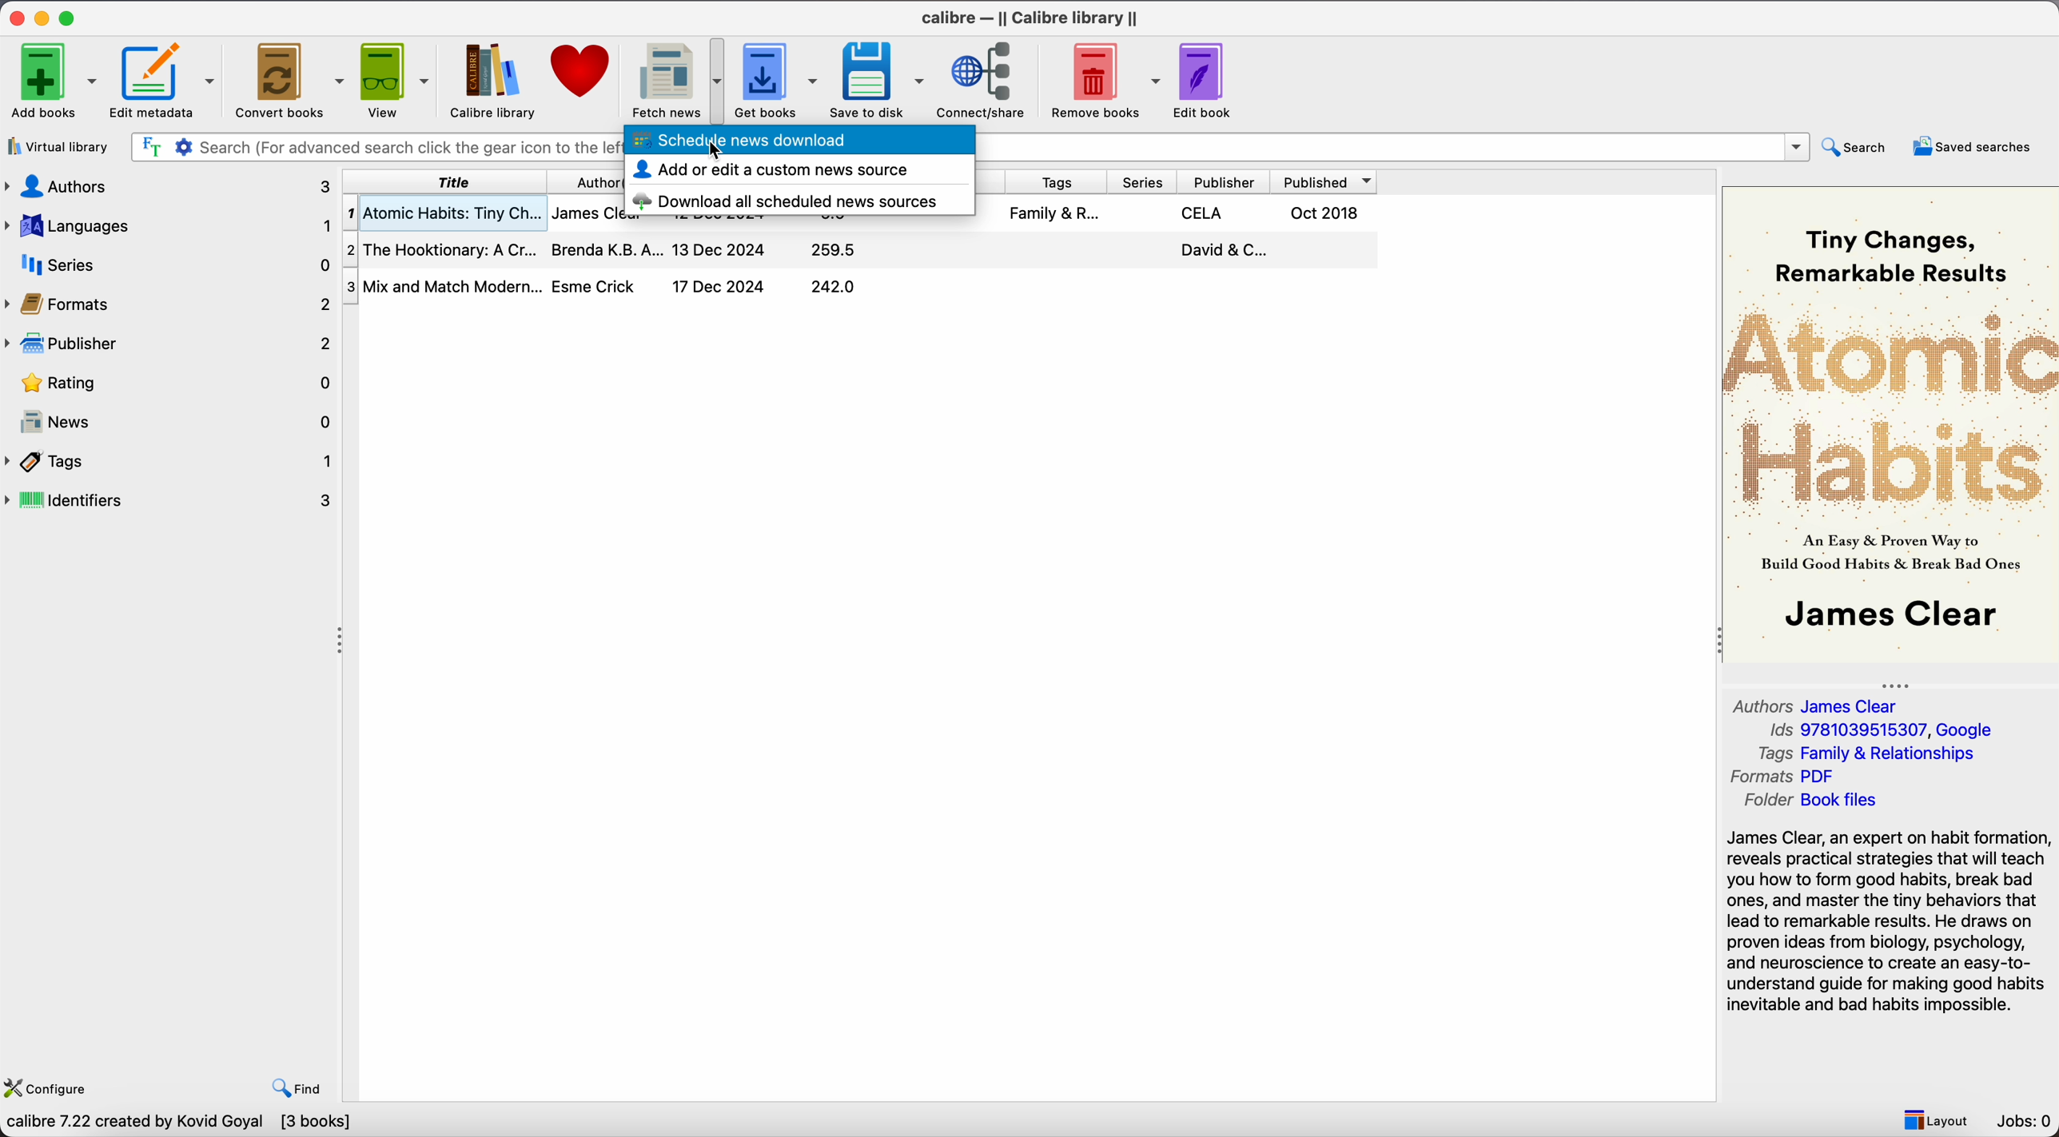  What do you see at coordinates (177, 1124) in the screenshot?
I see `clibre 7.22 created by kovid Goyal [3 books]` at bounding box center [177, 1124].